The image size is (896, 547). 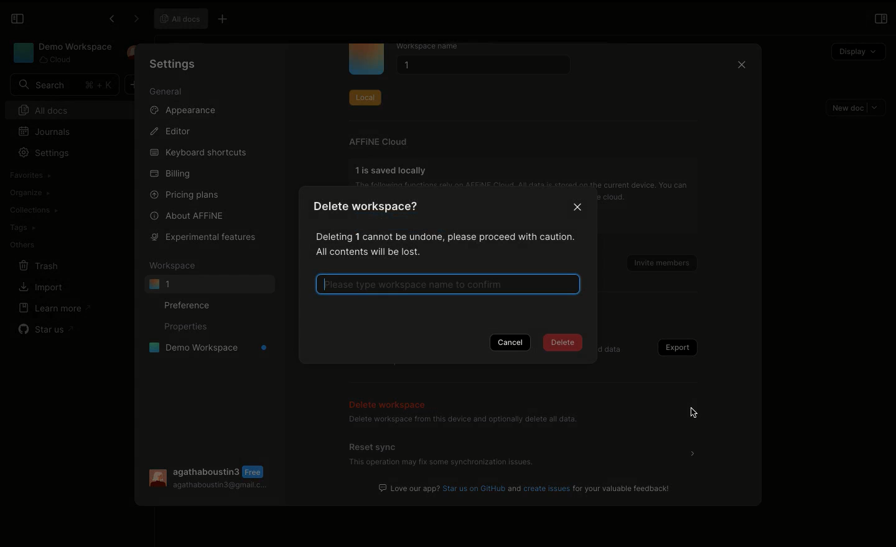 I want to click on User Image, so click(x=156, y=479).